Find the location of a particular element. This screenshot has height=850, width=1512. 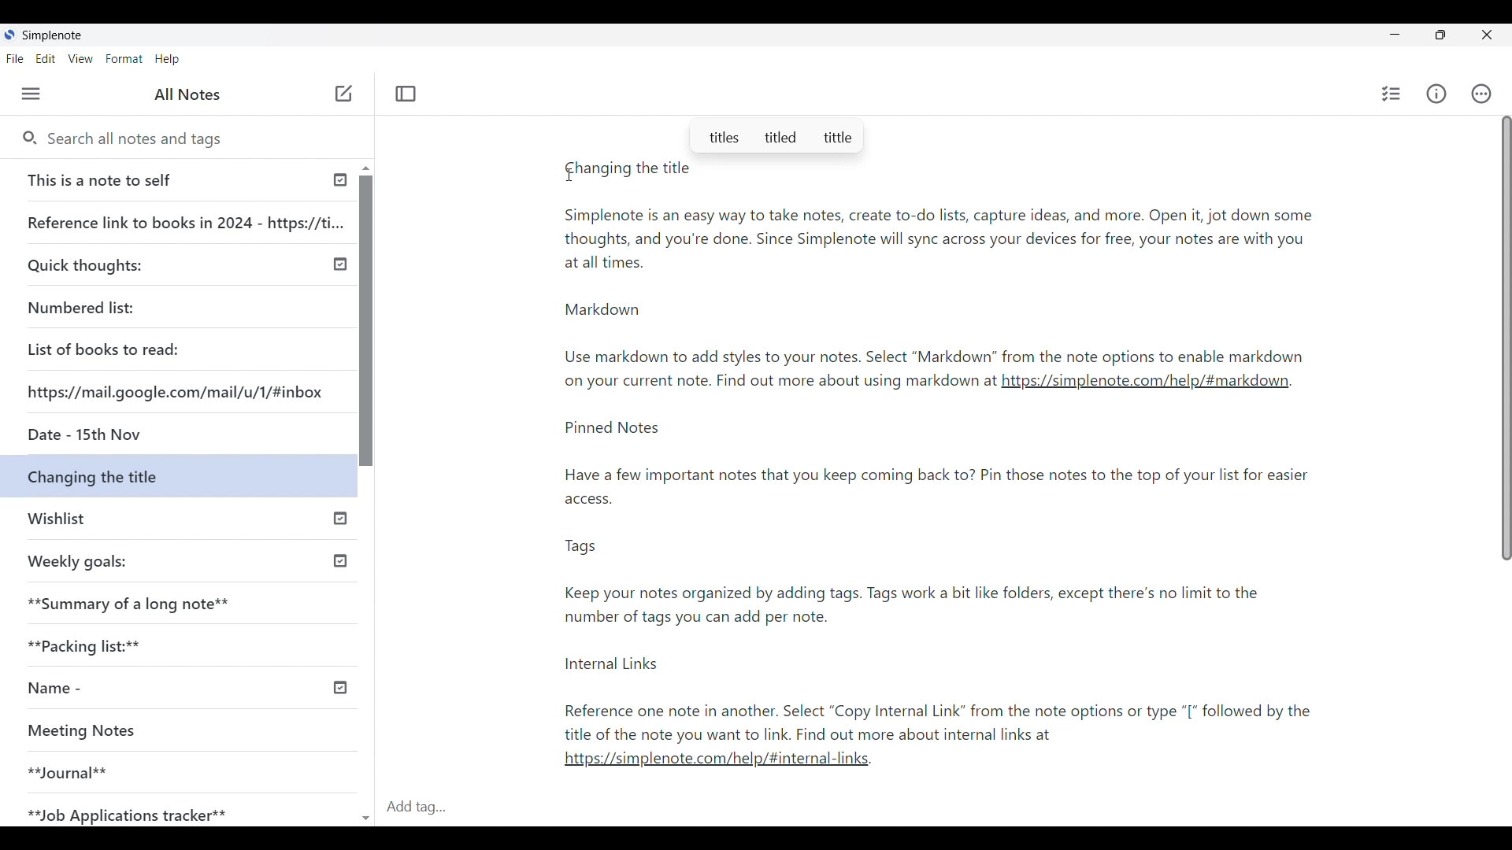

Close interface is located at coordinates (1489, 35).